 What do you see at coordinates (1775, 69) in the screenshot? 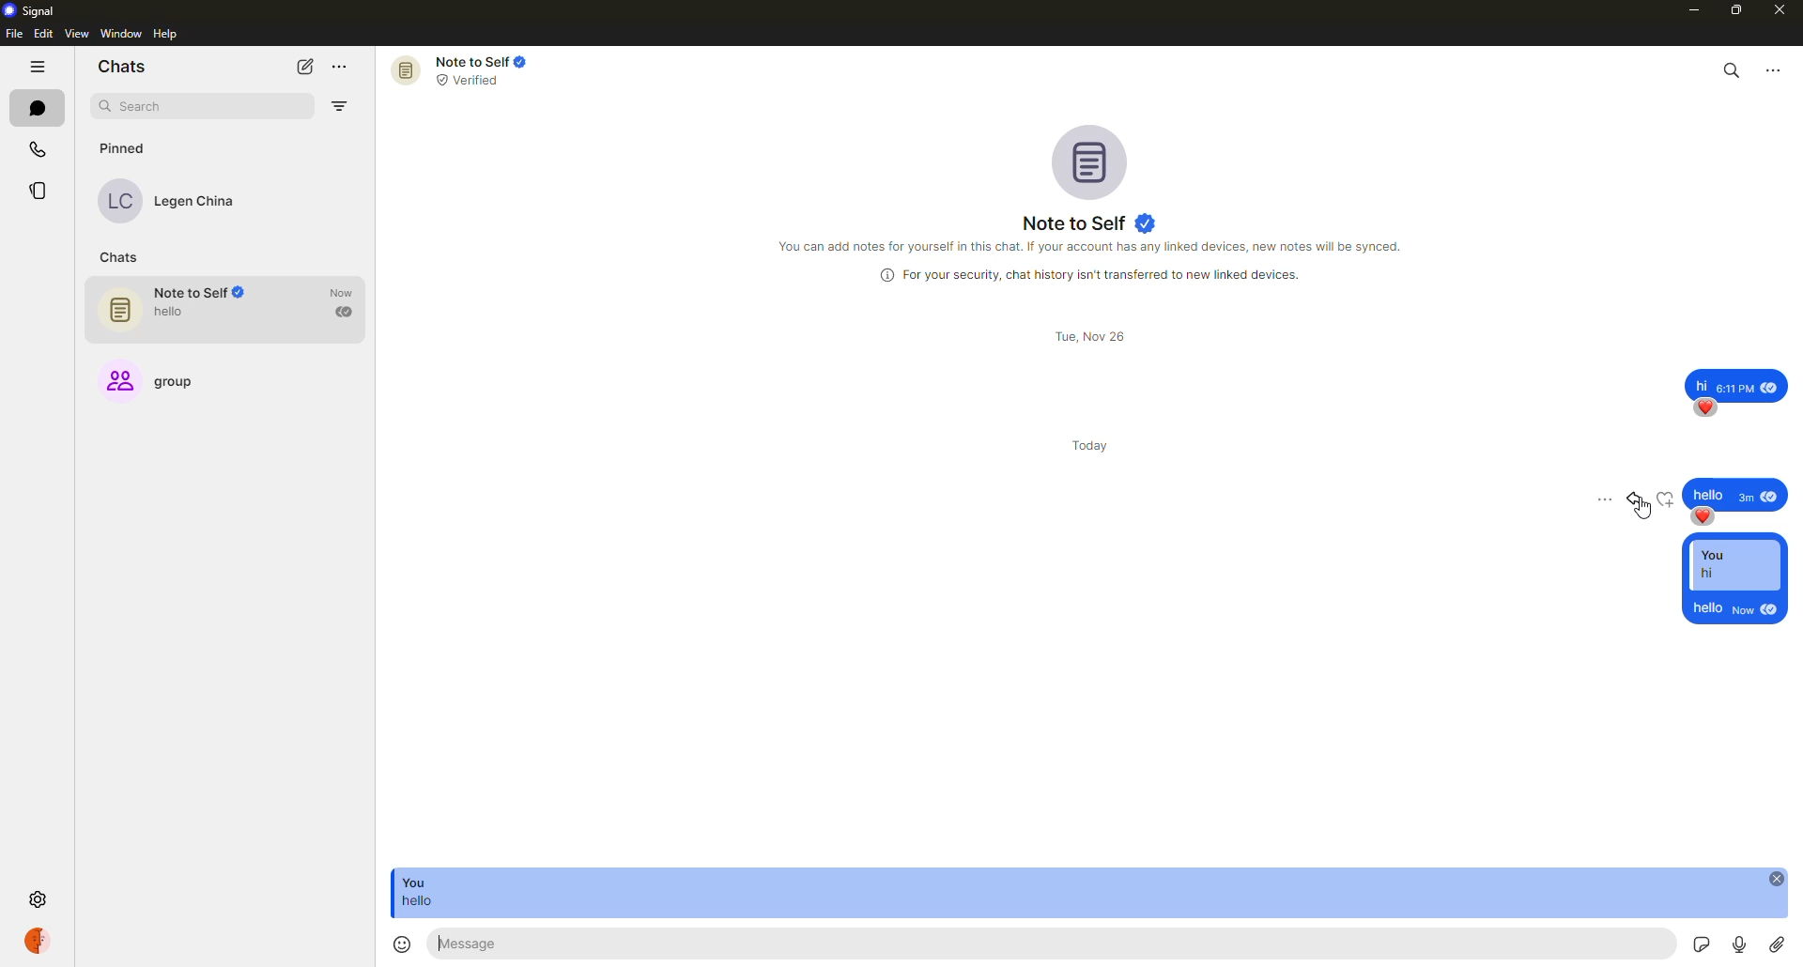
I see `more` at bounding box center [1775, 69].